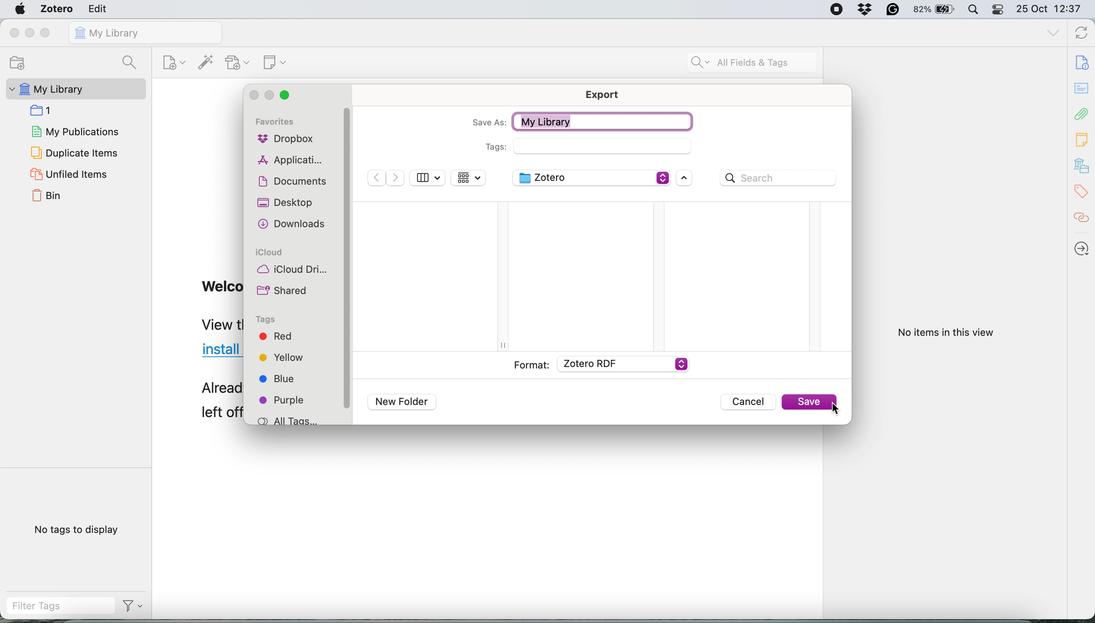 The width and height of the screenshot is (1095, 623). What do you see at coordinates (294, 270) in the screenshot?
I see `iCloud Dri...` at bounding box center [294, 270].